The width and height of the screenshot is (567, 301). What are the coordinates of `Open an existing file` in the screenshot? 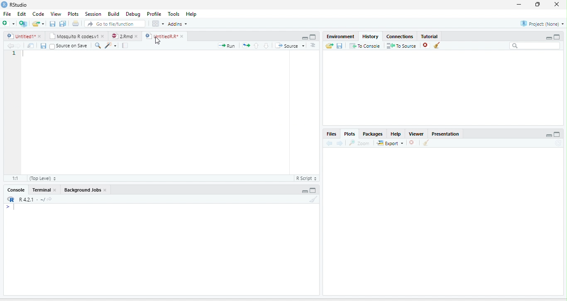 It's located at (36, 23).